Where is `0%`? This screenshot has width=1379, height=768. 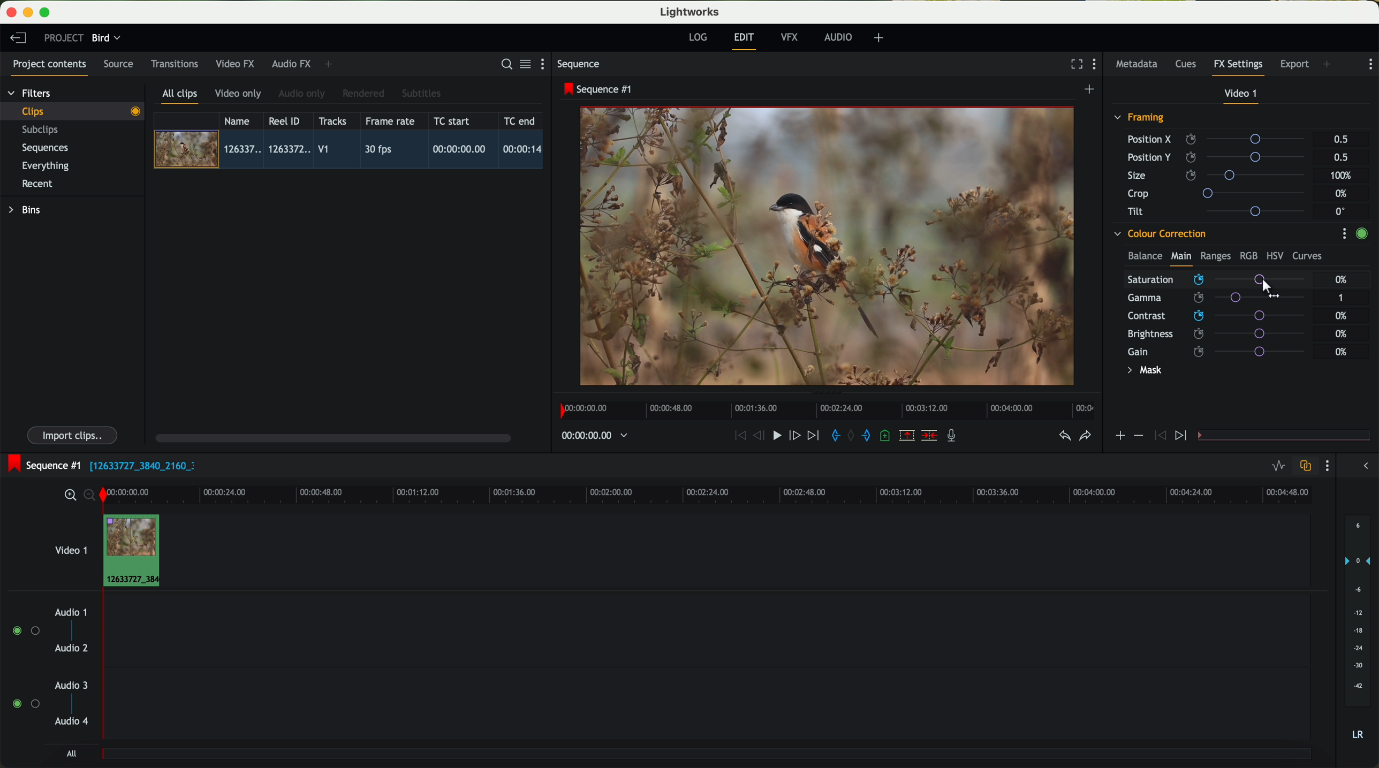 0% is located at coordinates (1342, 352).